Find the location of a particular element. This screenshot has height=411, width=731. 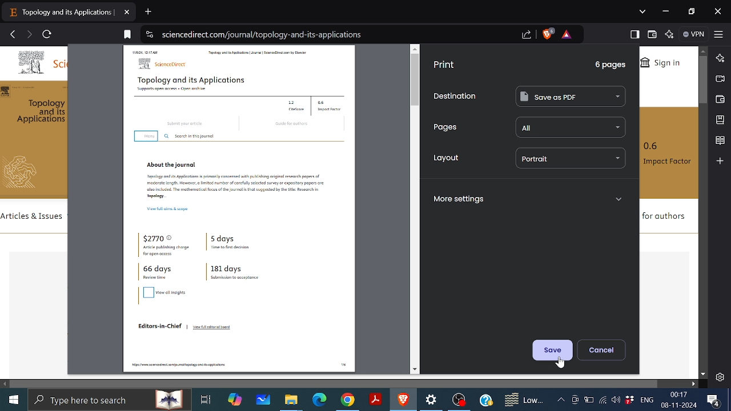

Move up is located at coordinates (704, 51).